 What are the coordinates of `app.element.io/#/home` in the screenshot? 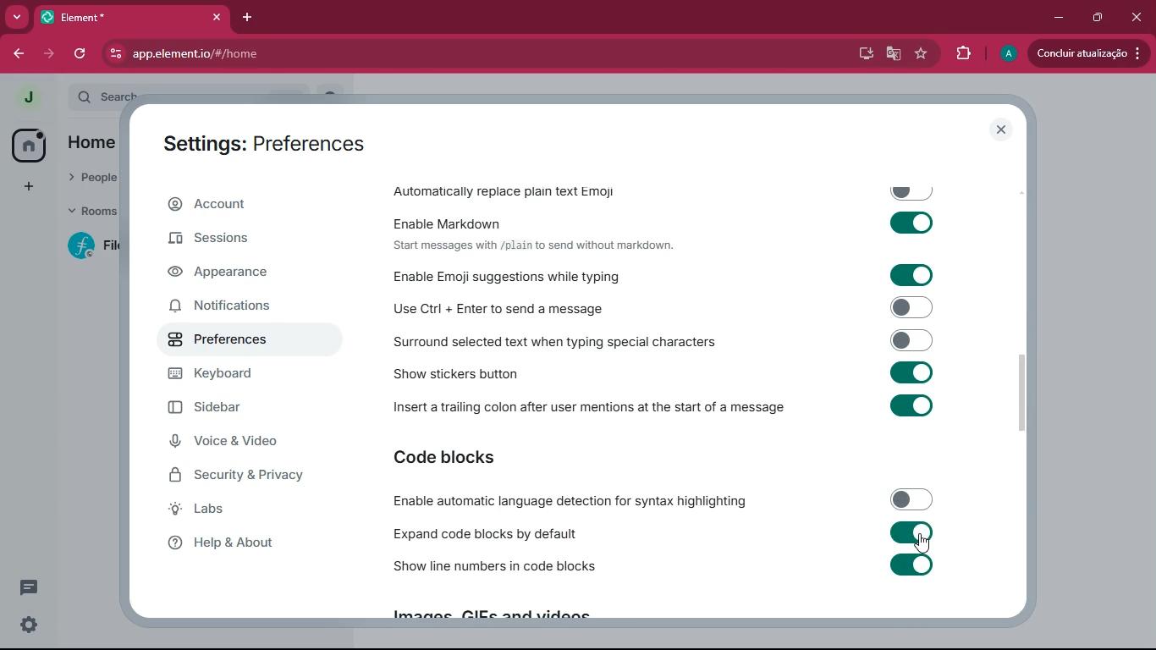 It's located at (269, 53).